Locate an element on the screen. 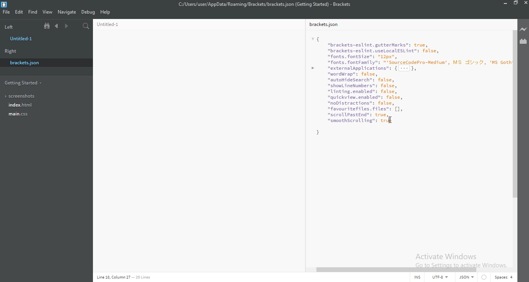 The width and height of the screenshot is (529, 282). INS is located at coordinates (416, 278).